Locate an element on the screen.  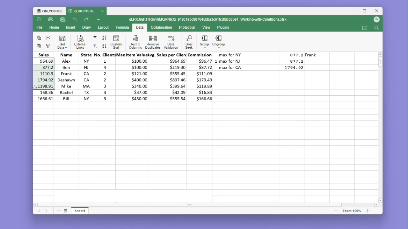
Draw is located at coordinates (86, 28).